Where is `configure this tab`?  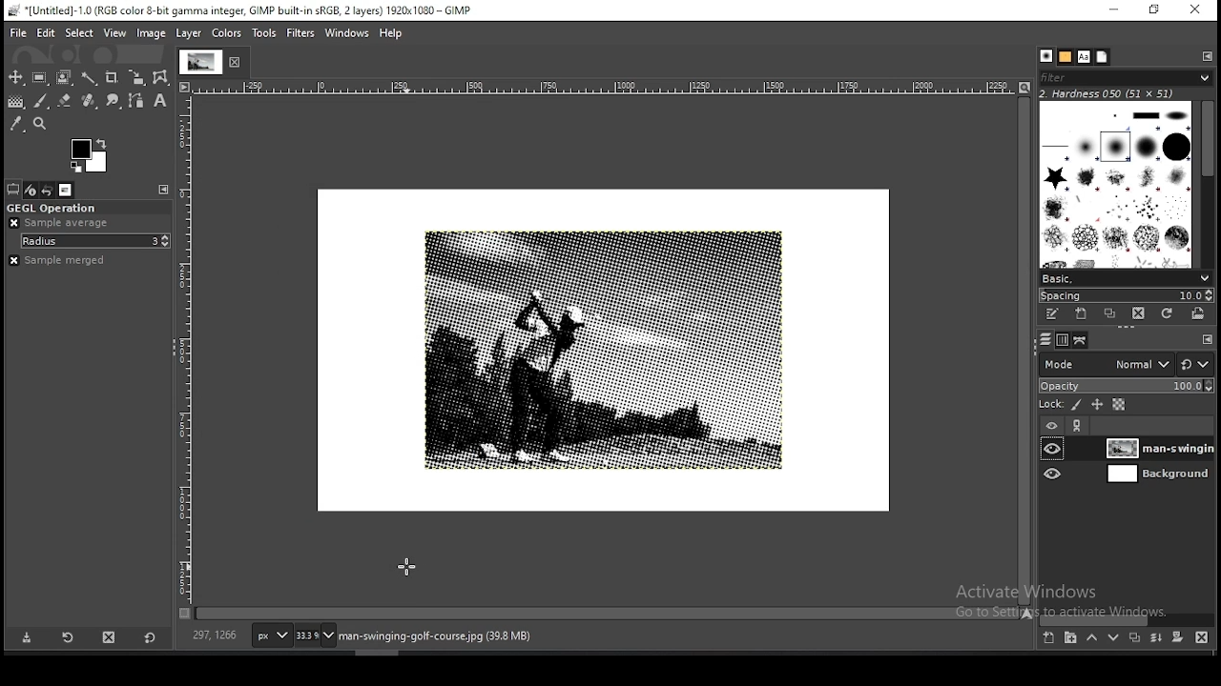 configure this tab is located at coordinates (166, 190).